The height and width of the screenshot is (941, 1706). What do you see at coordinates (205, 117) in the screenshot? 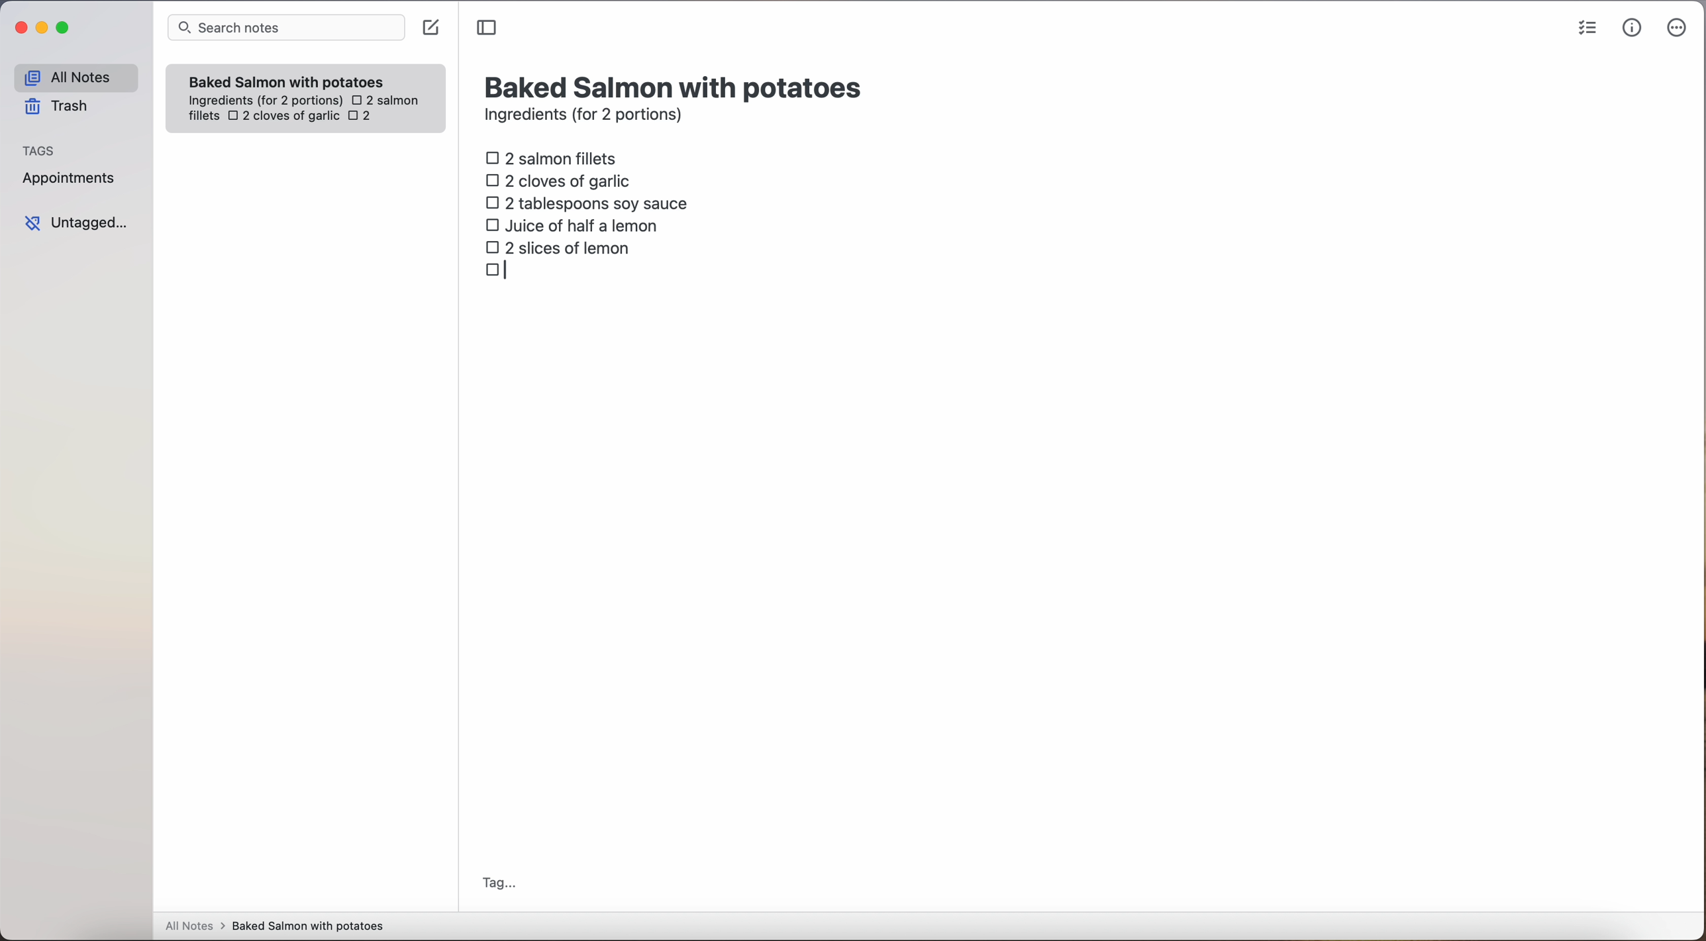
I see `fillets` at bounding box center [205, 117].